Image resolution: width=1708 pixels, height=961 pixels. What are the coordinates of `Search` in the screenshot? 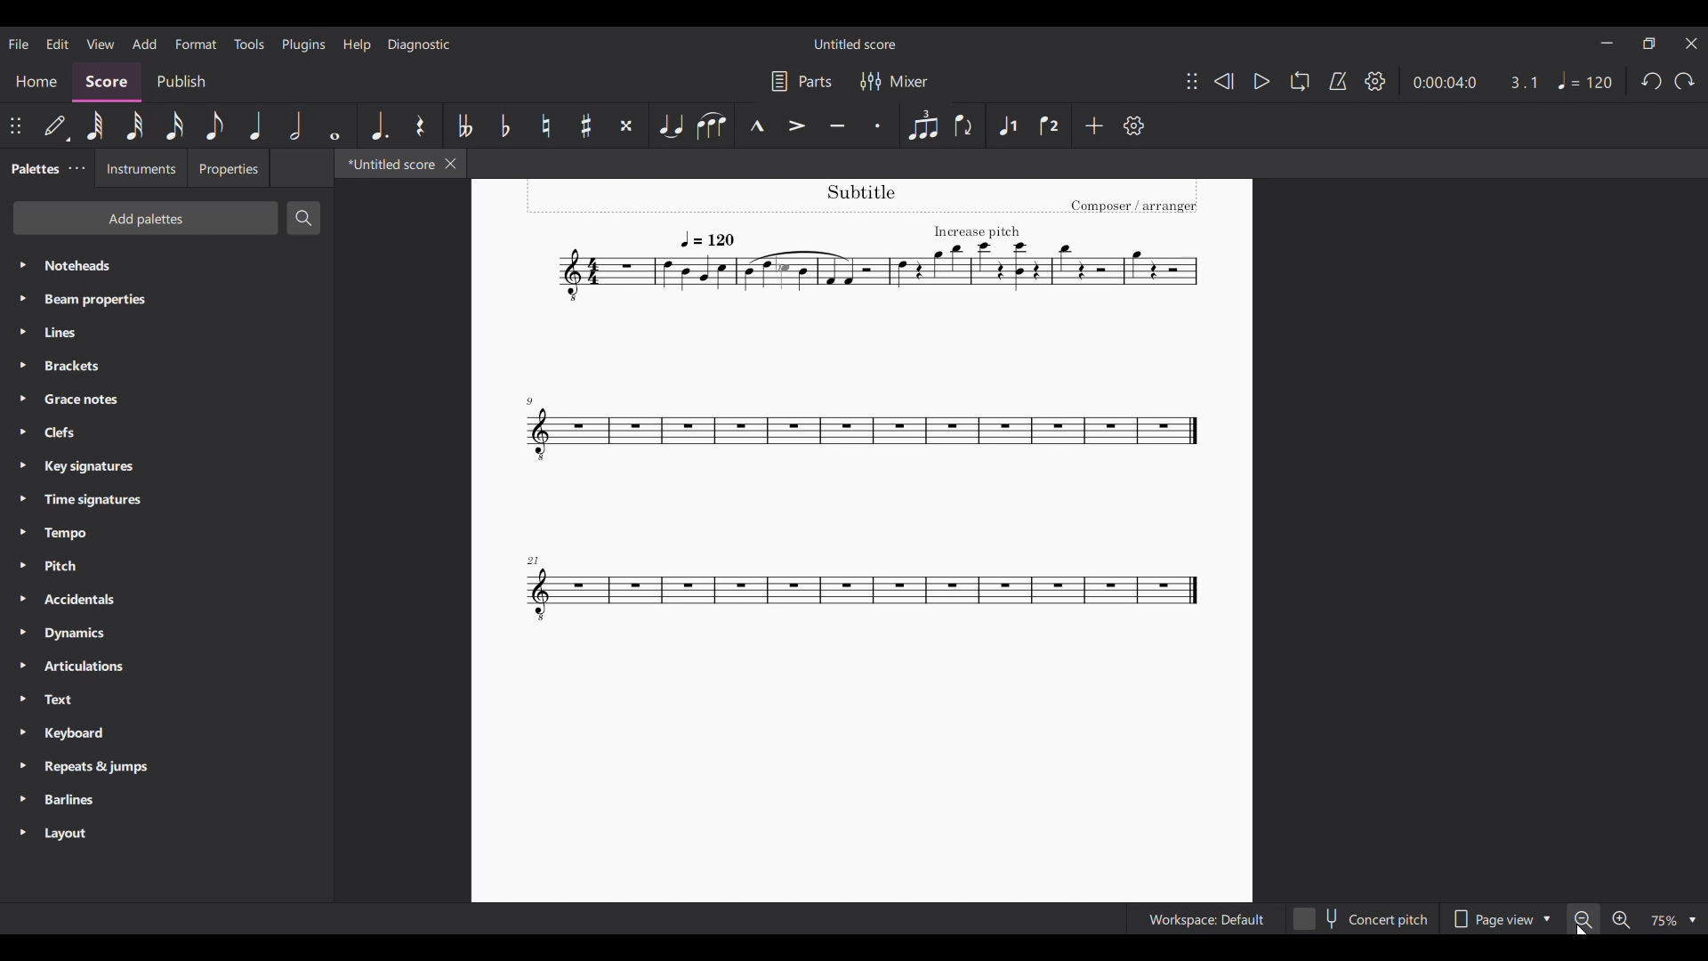 It's located at (303, 218).